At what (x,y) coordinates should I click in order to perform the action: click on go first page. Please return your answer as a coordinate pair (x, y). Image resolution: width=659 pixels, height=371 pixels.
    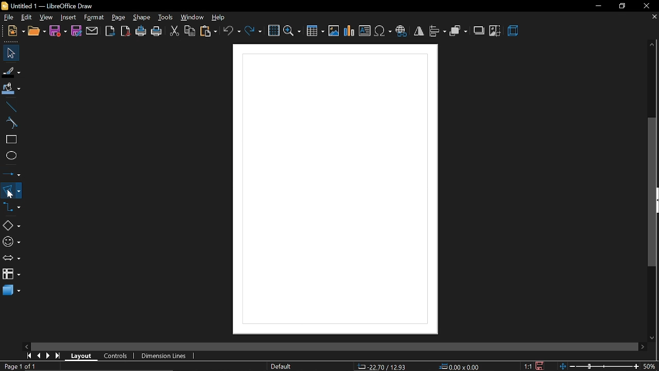
    Looking at the image, I should click on (29, 356).